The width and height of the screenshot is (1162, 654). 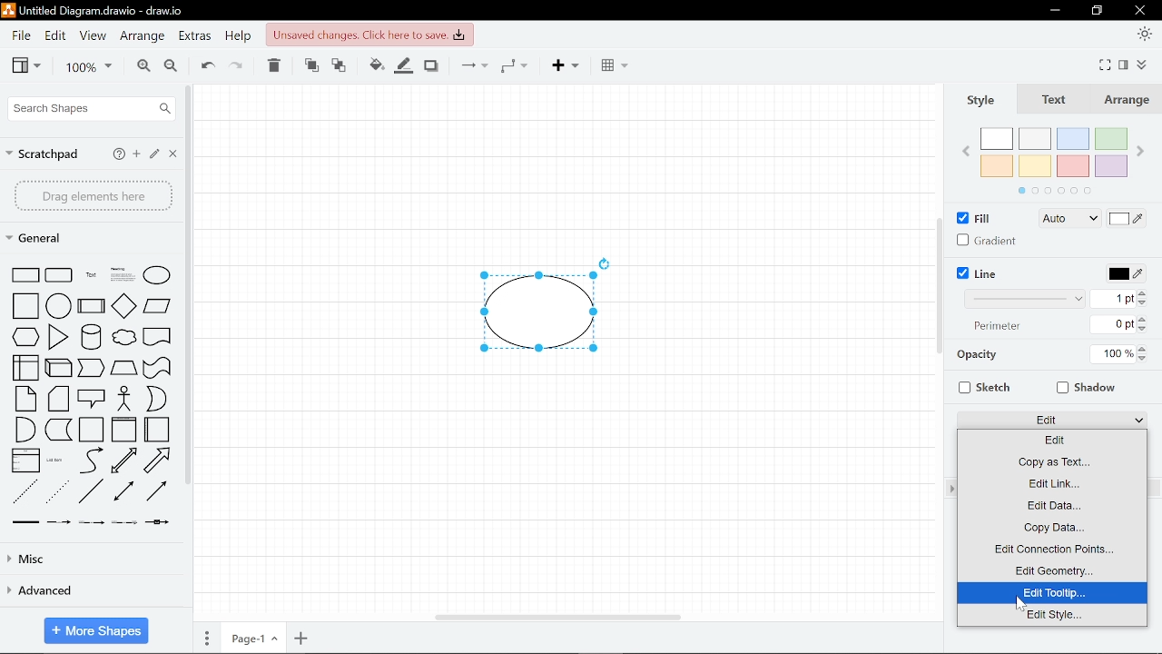 What do you see at coordinates (195, 37) in the screenshot?
I see `Extras` at bounding box center [195, 37].